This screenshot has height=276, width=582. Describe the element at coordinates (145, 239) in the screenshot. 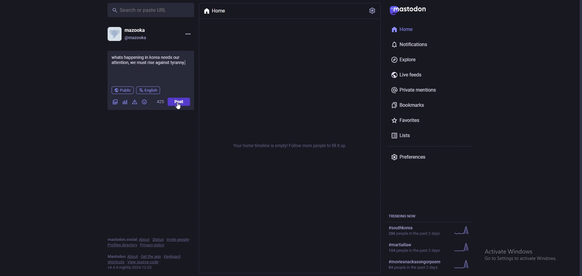

I see `about` at that location.